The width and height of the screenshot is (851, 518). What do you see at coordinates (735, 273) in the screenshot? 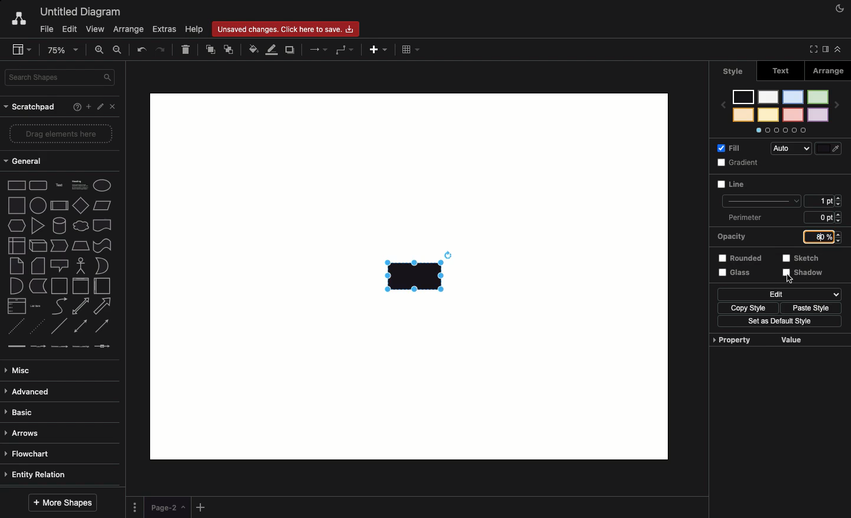
I see `Glass` at bounding box center [735, 273].